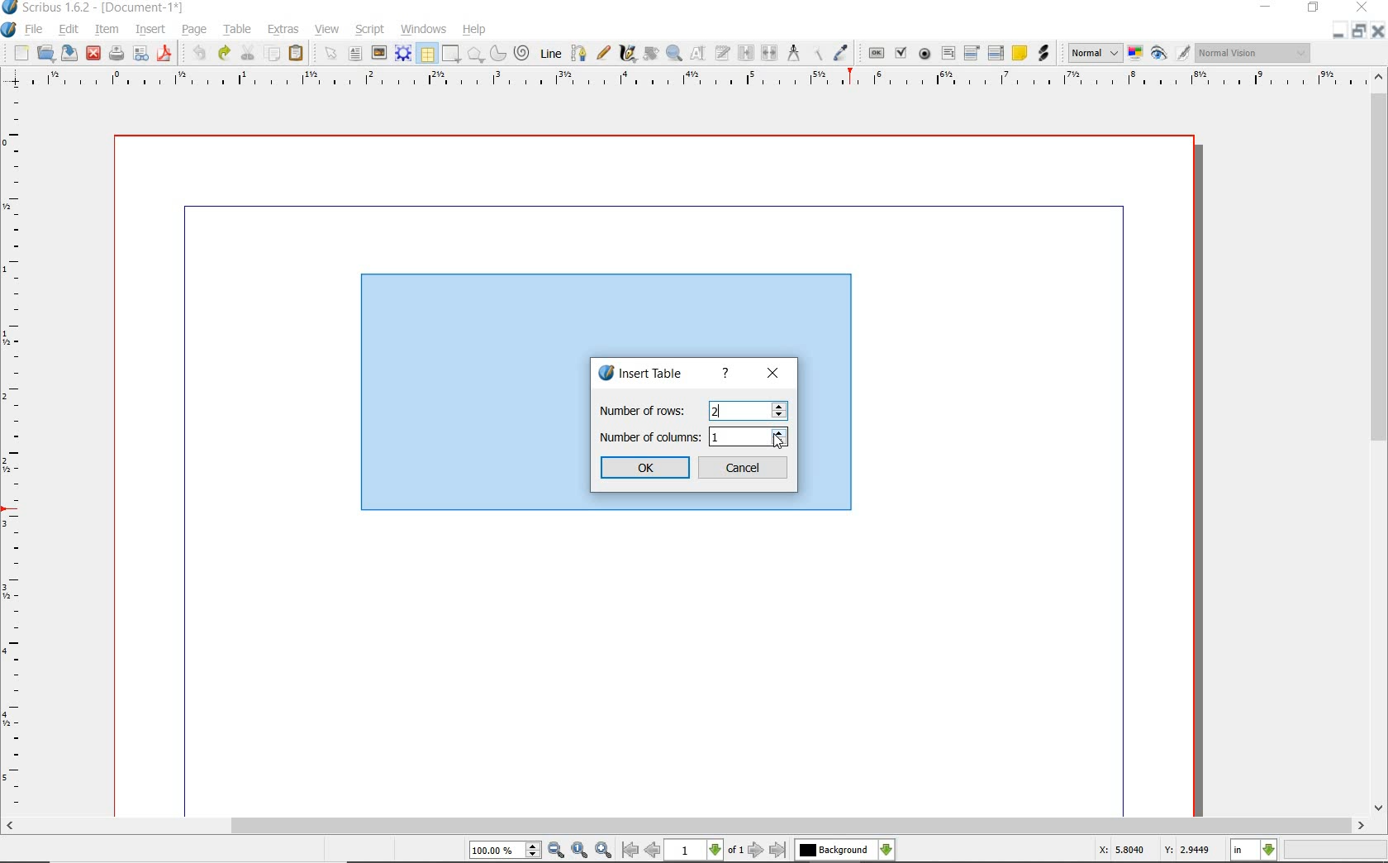  Describe the element at coordinates (67, 30) in the screenshot. I see `edit` at that location.